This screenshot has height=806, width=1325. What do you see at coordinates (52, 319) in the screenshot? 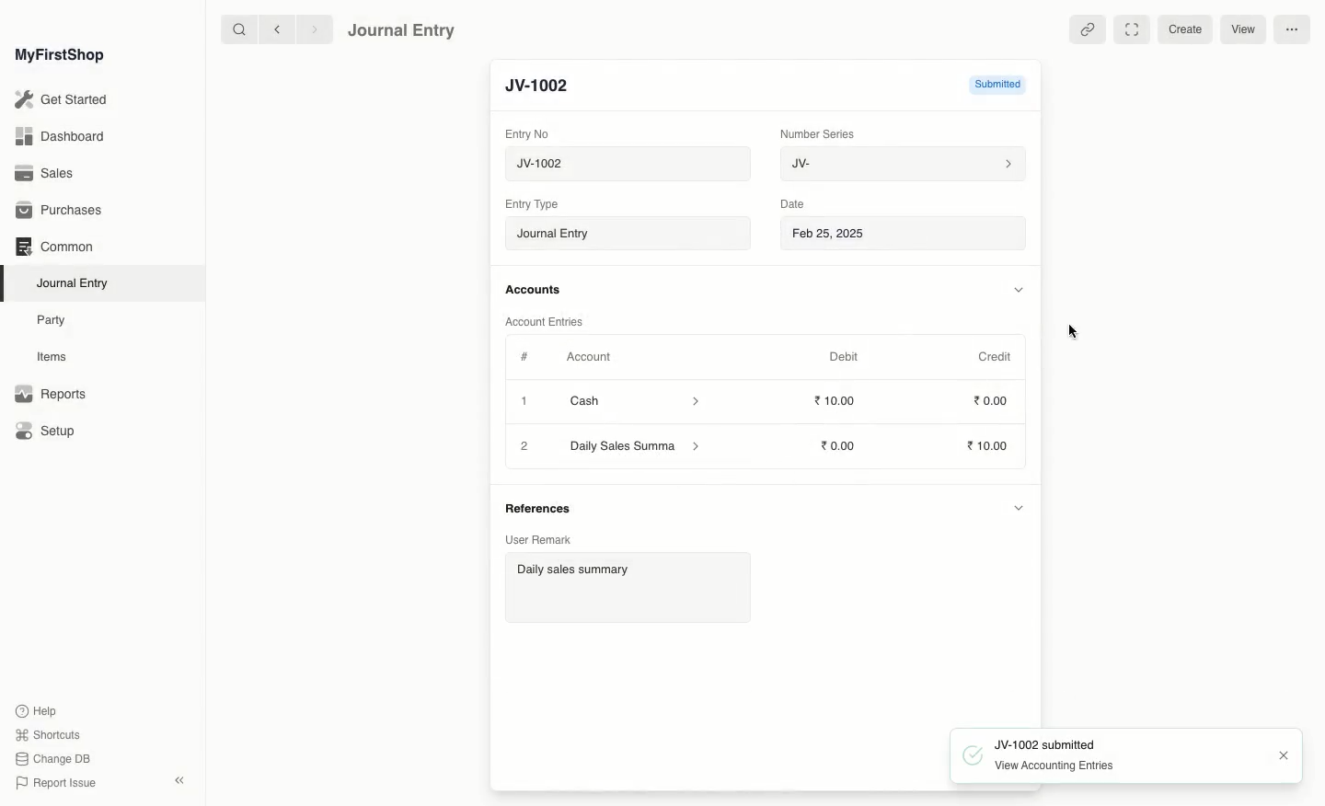
I see `Party` at bounding box center [52, 319].